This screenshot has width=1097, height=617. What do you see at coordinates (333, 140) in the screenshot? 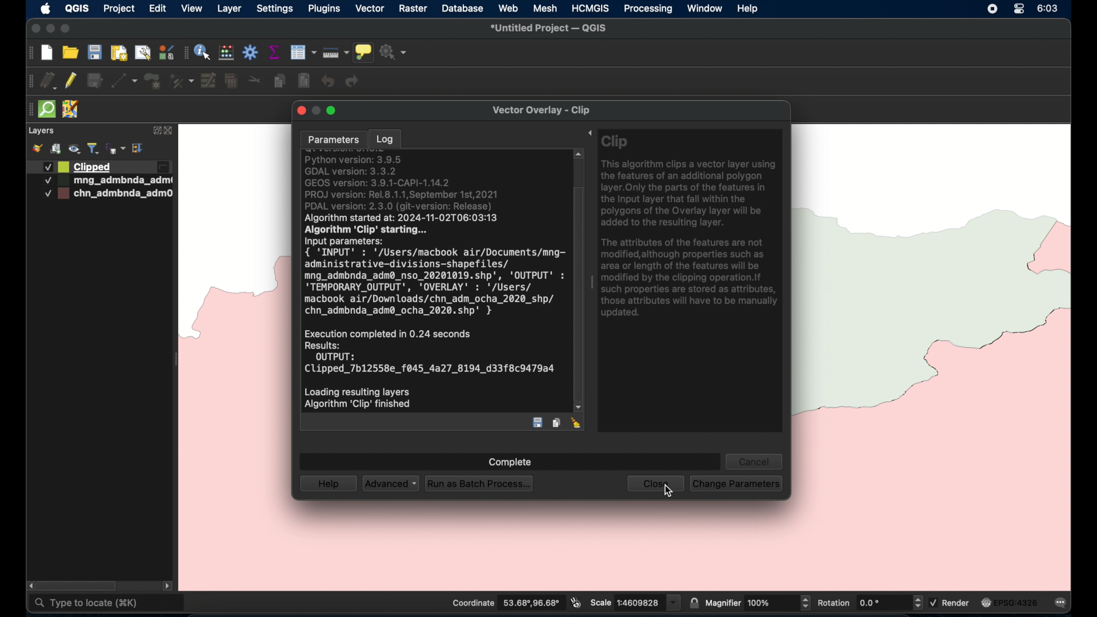
I see `parameters` at bounding box center [333, 140].